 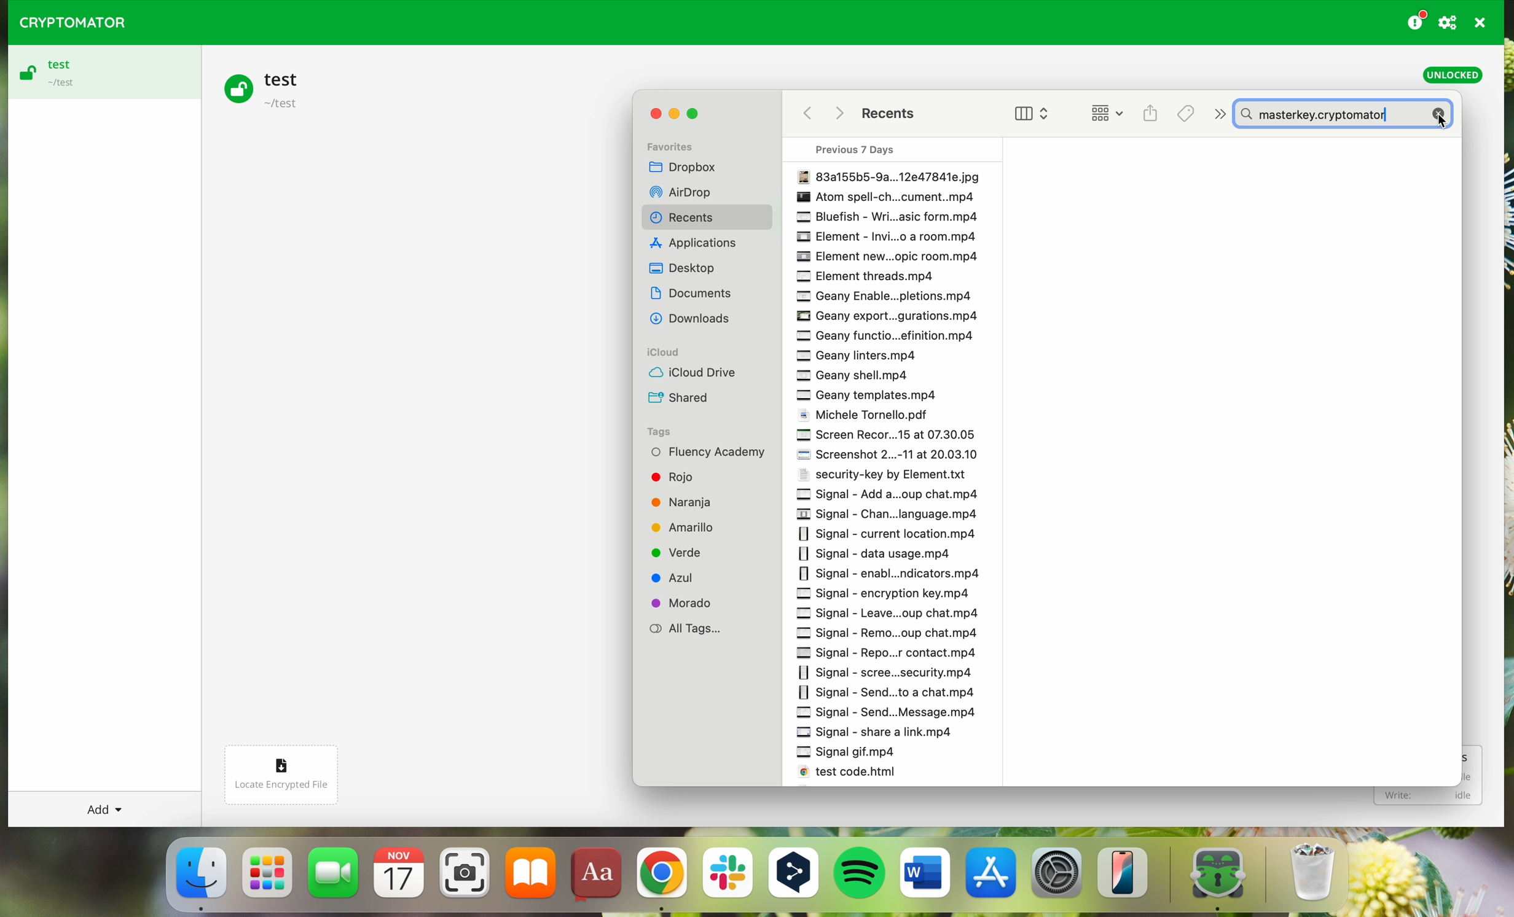 What do you see at coordinates (886, 477) in the screenshot?
I see `Security-key` at bounding box center [886, 477].